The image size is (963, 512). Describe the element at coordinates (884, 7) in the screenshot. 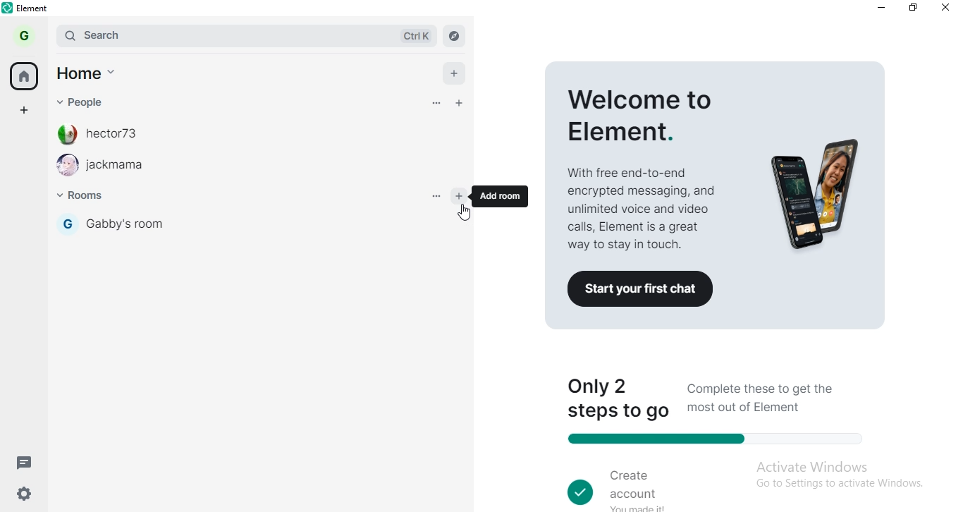

I see `minimise` at that location.